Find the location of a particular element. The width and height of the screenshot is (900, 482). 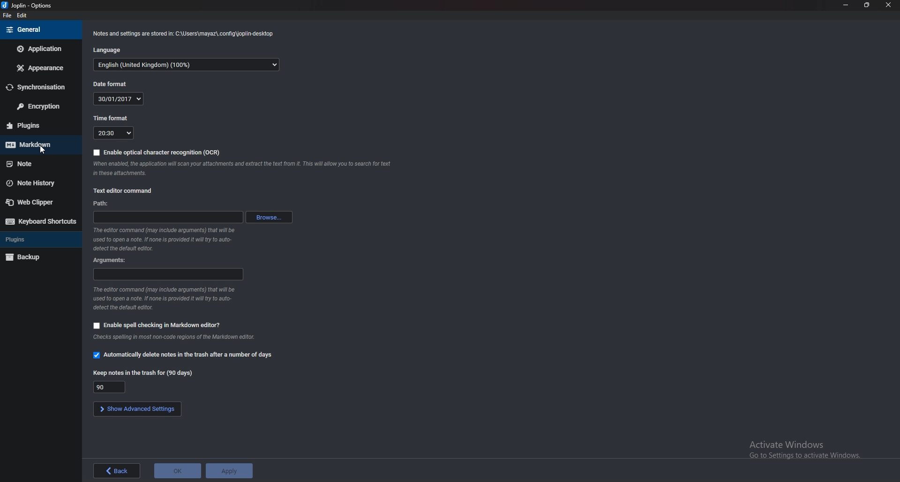

ok is located at coordinates (177, 471).